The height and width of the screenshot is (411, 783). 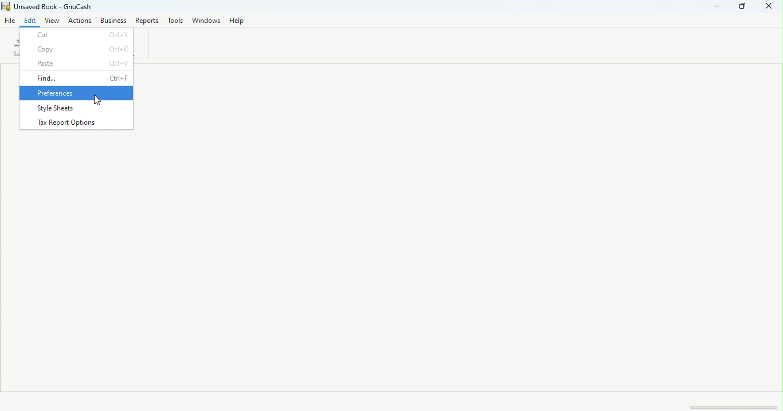 What do you see at coordinates (77, 35) in the screenshot?
I see `Cut` at bounding box center [77, 35].